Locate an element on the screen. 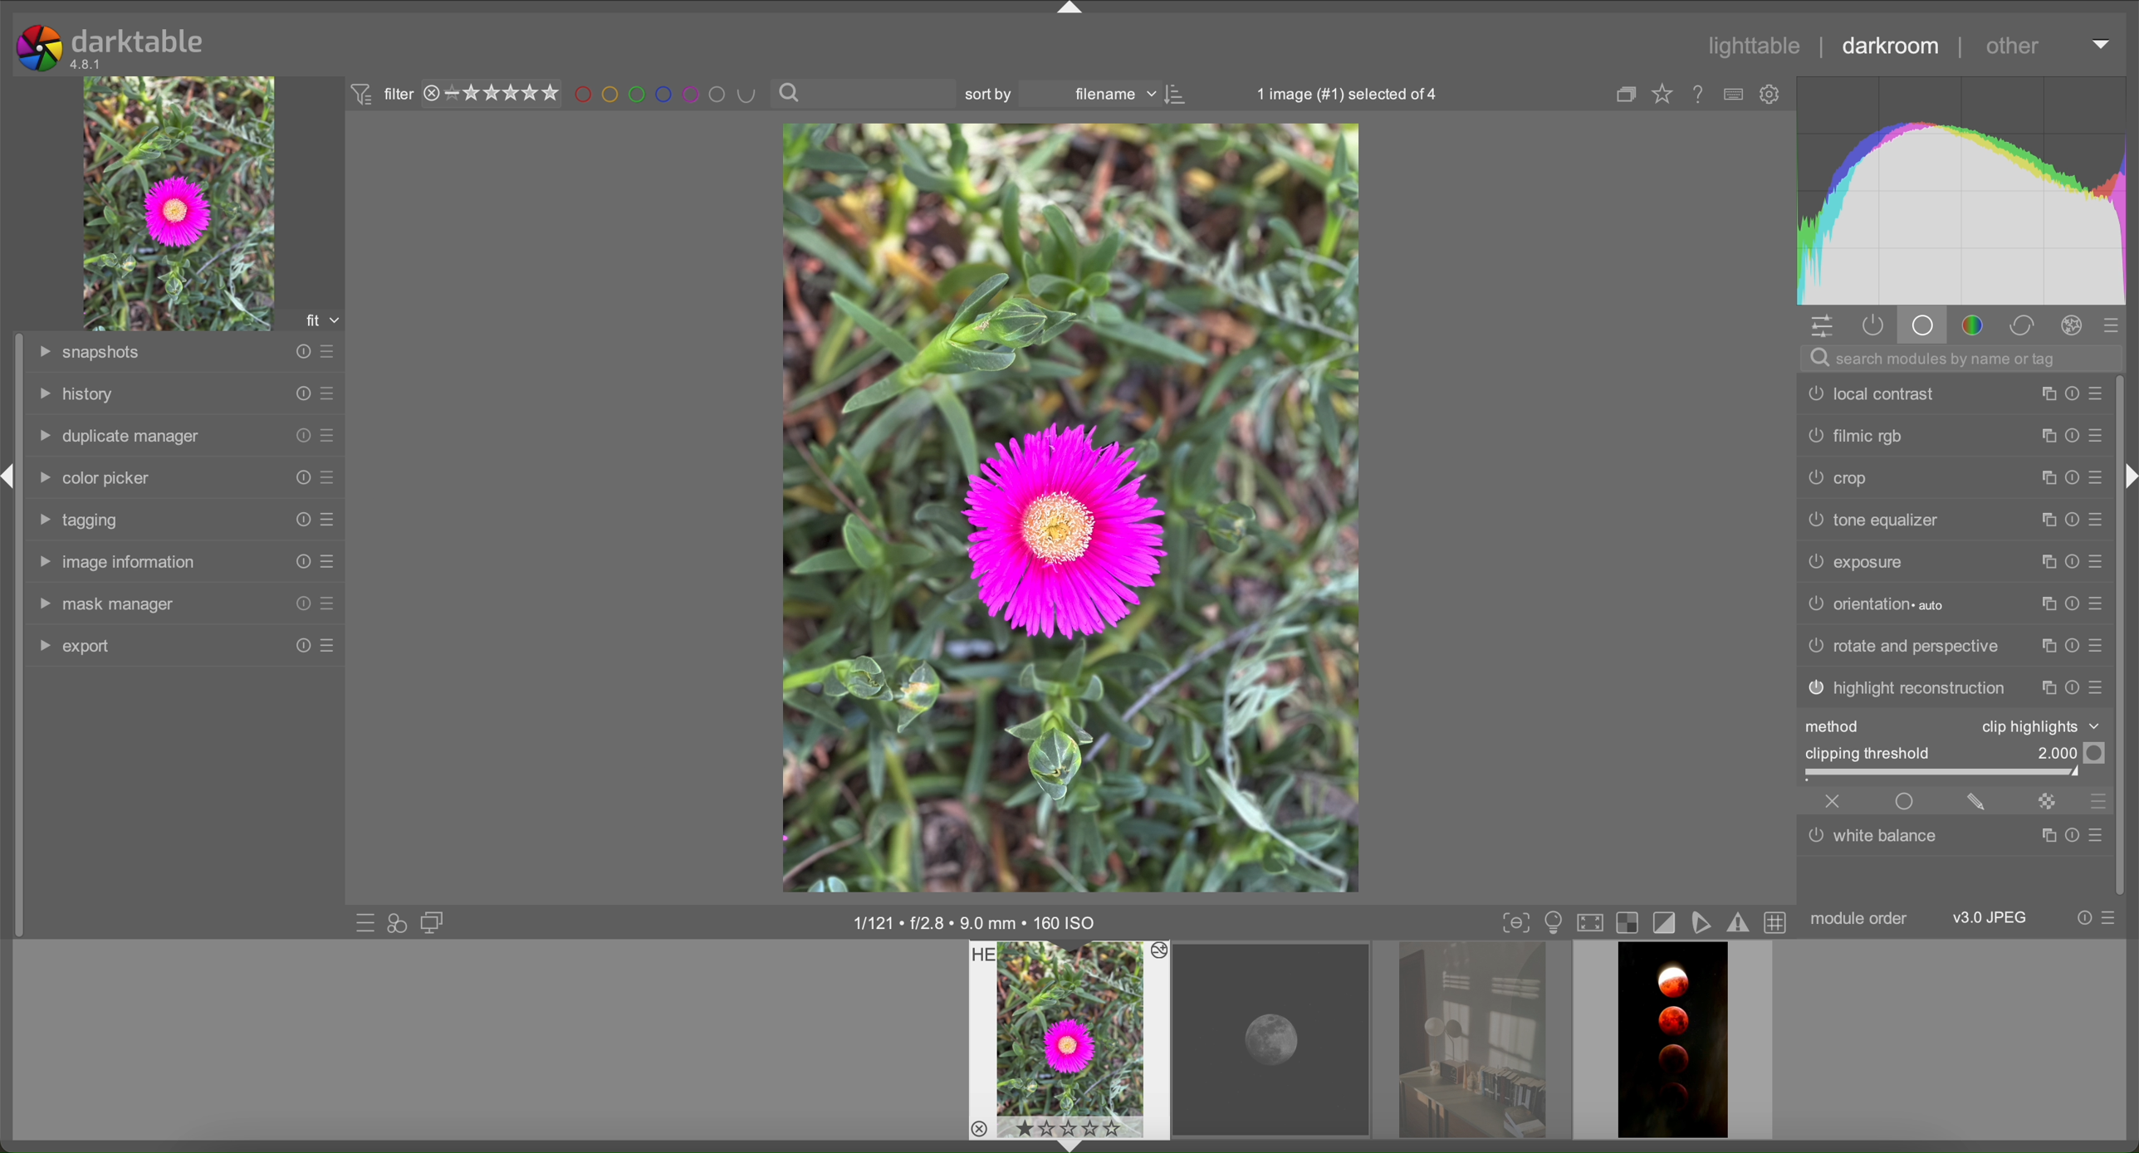 The image size is (2139, 1153). reset presets is located at coordinates (299, 520).